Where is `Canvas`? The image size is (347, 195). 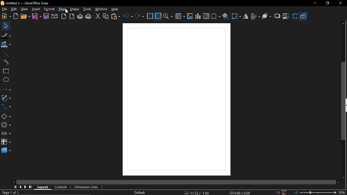 Canvas is located at coordinates (176, 100).